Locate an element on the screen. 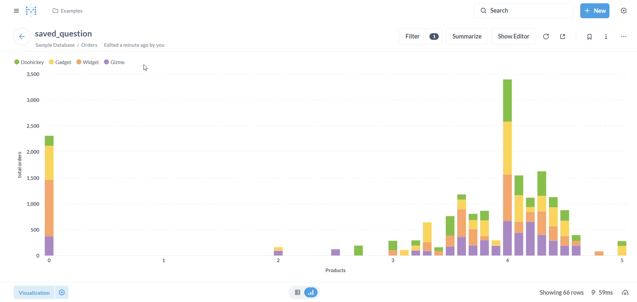  filter is located at coordinates (419, 37).